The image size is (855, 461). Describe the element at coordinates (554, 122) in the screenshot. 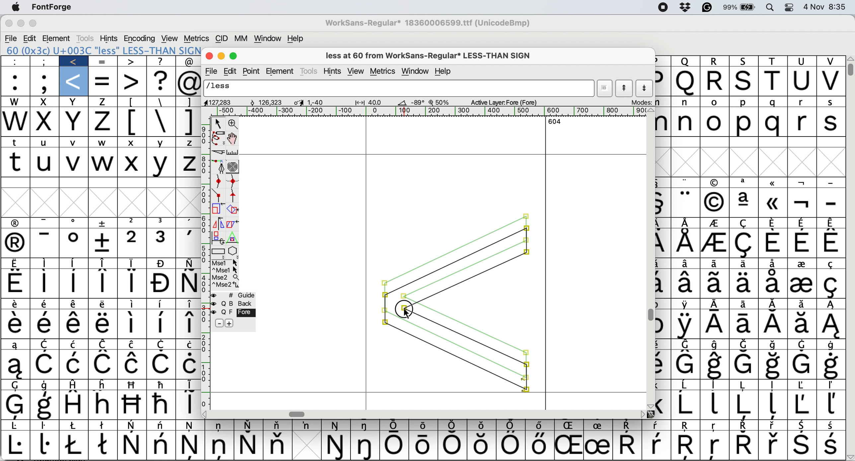

I see `604` at that location.